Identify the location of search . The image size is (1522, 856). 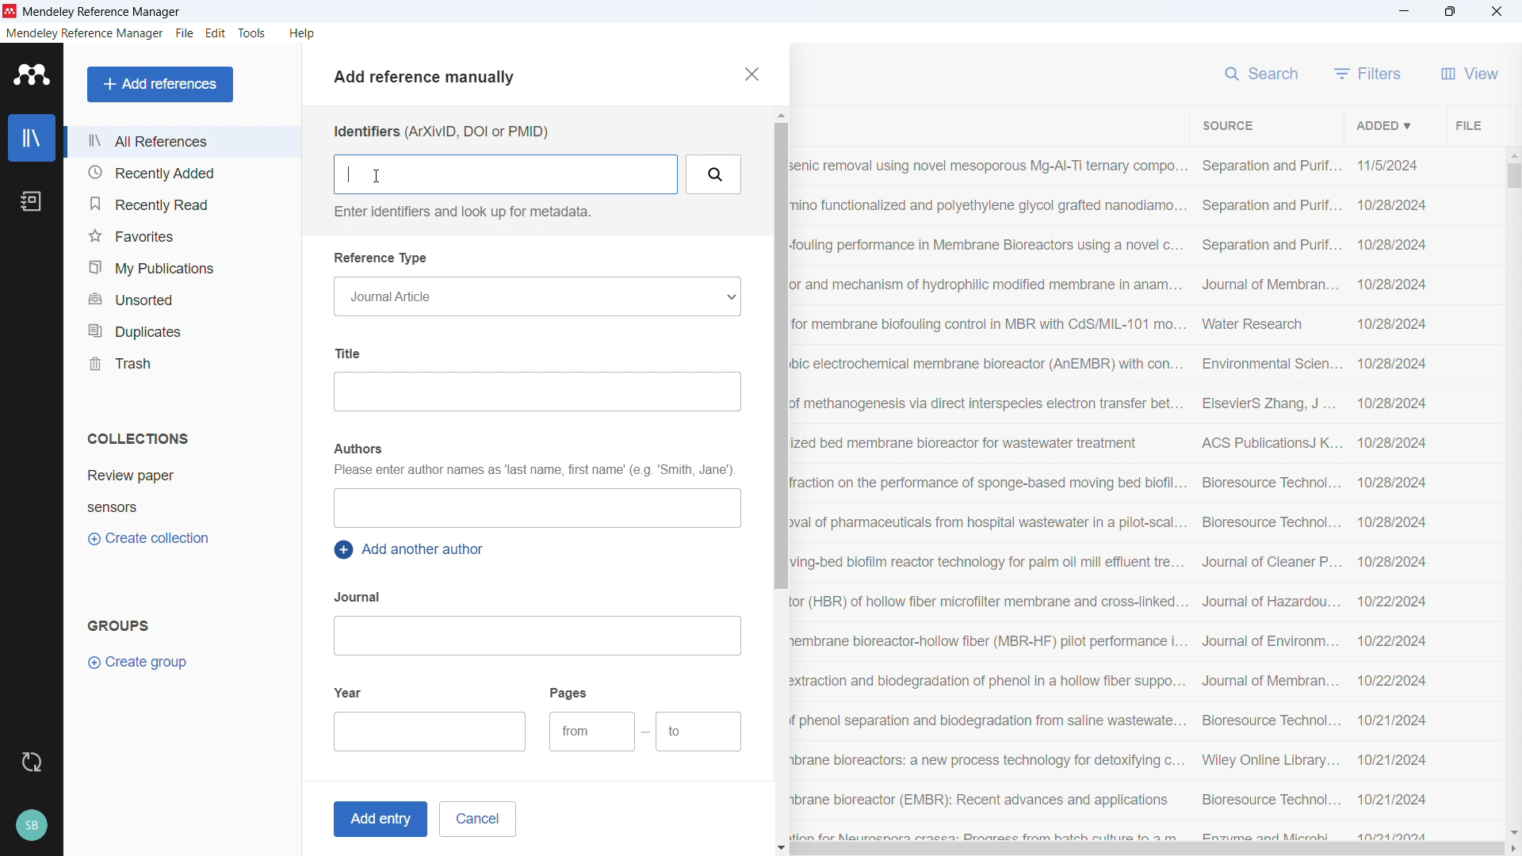
(1264, 71).